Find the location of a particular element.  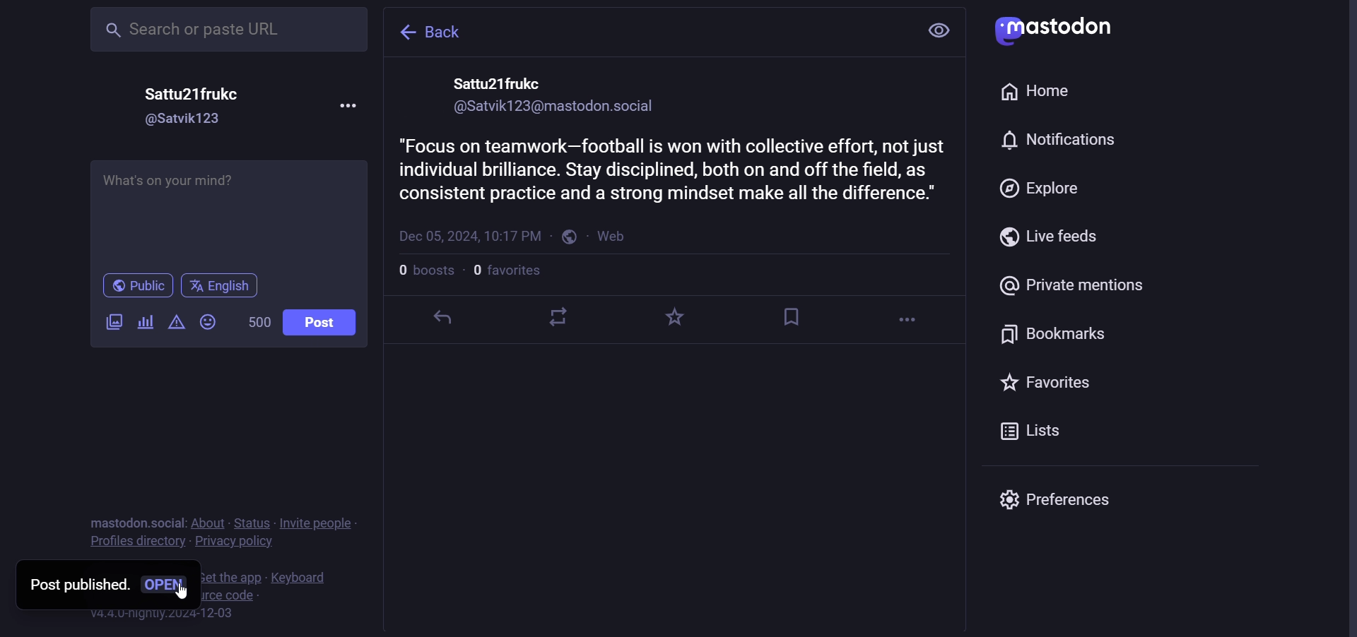

name is located at coordinates (503, 84).